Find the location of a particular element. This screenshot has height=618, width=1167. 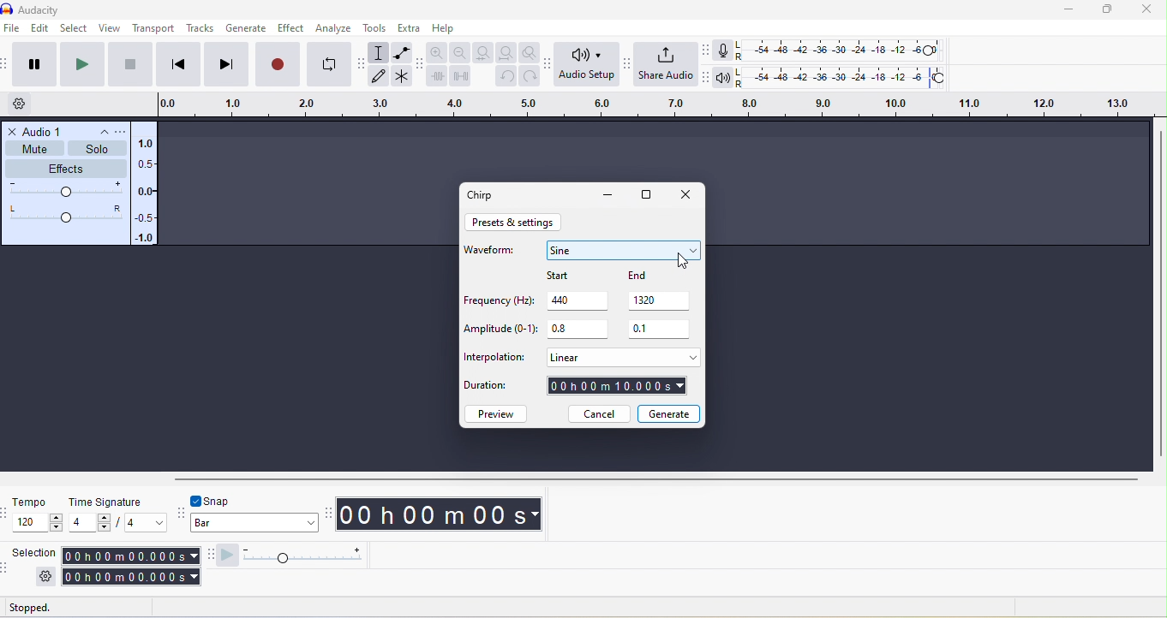

waveform: is located at coordinates (494, 254).